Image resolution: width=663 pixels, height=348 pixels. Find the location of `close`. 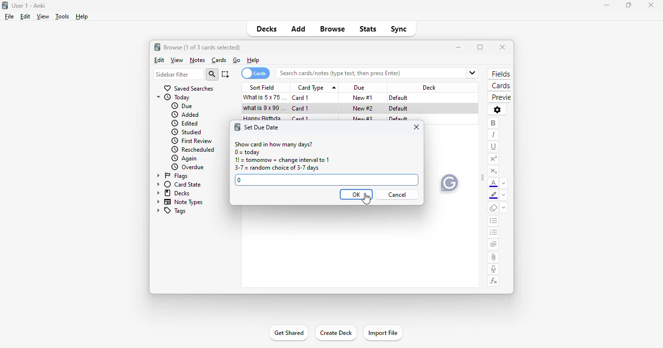

close is located at coordinates (652, 5).